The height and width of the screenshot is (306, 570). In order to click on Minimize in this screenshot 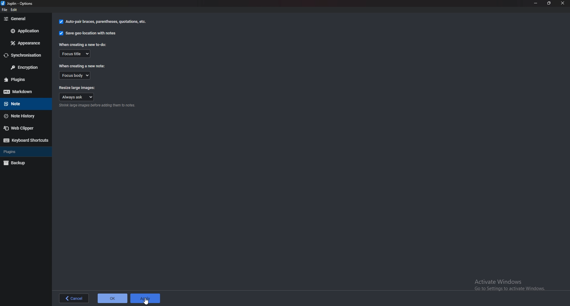, I will do `click(536, 3)`.